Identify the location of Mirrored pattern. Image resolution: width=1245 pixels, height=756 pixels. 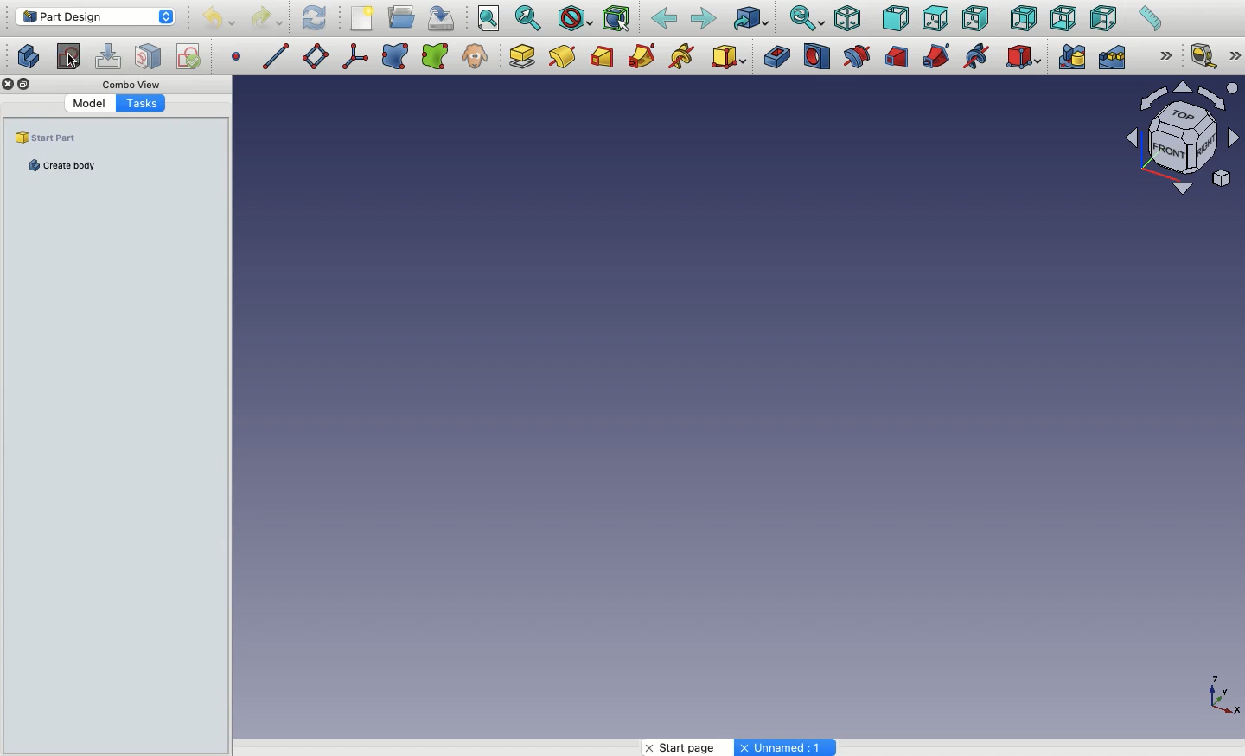
(1070, 57).